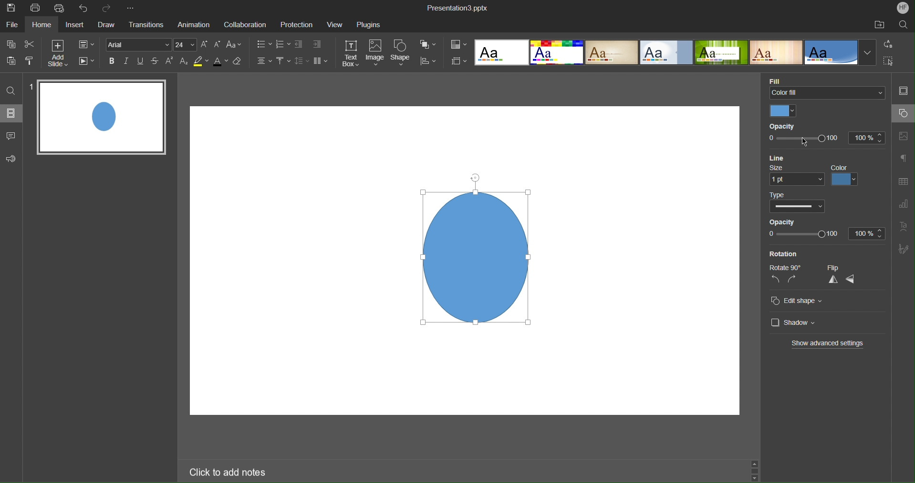 The width and height of the screenshot is (915, 483). I want to click on Slide Settings, so click(86, 45).